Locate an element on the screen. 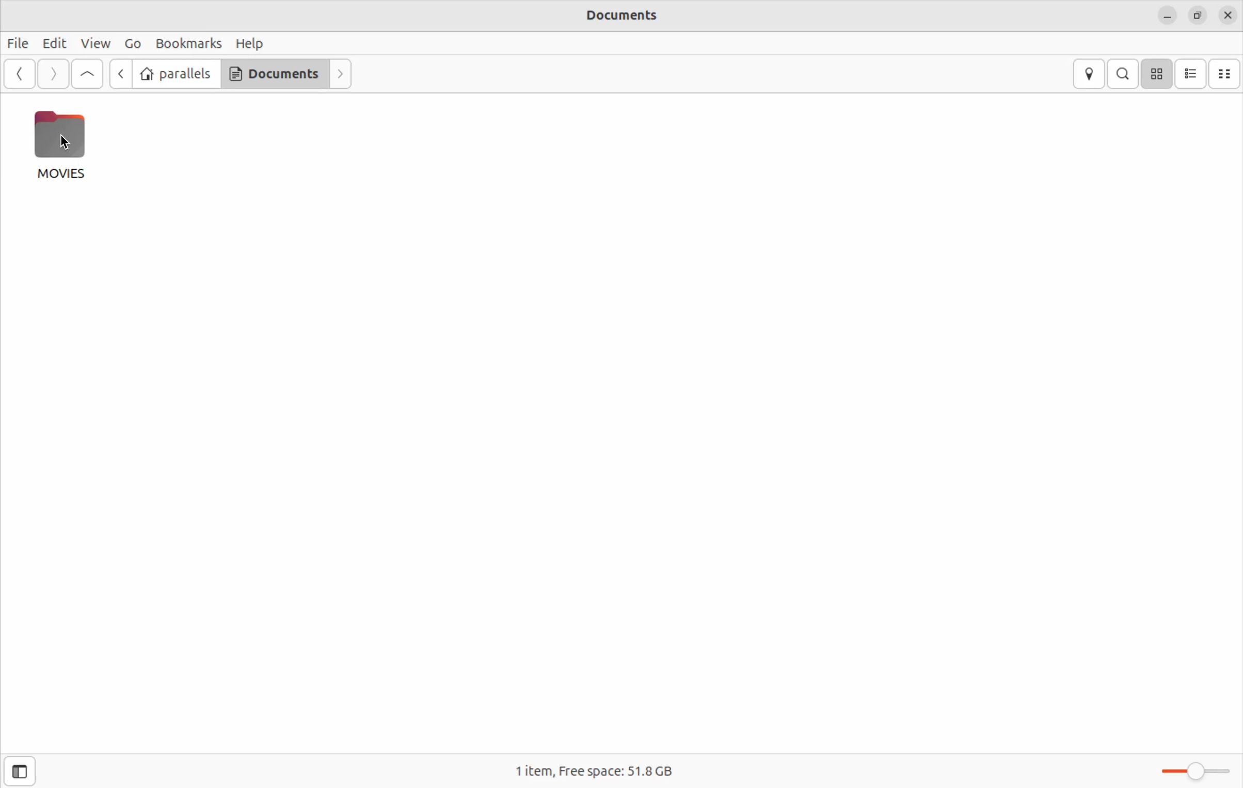 The width and height of the screenshot is (1243, 788). Forward is located at coordinates (343, 75).